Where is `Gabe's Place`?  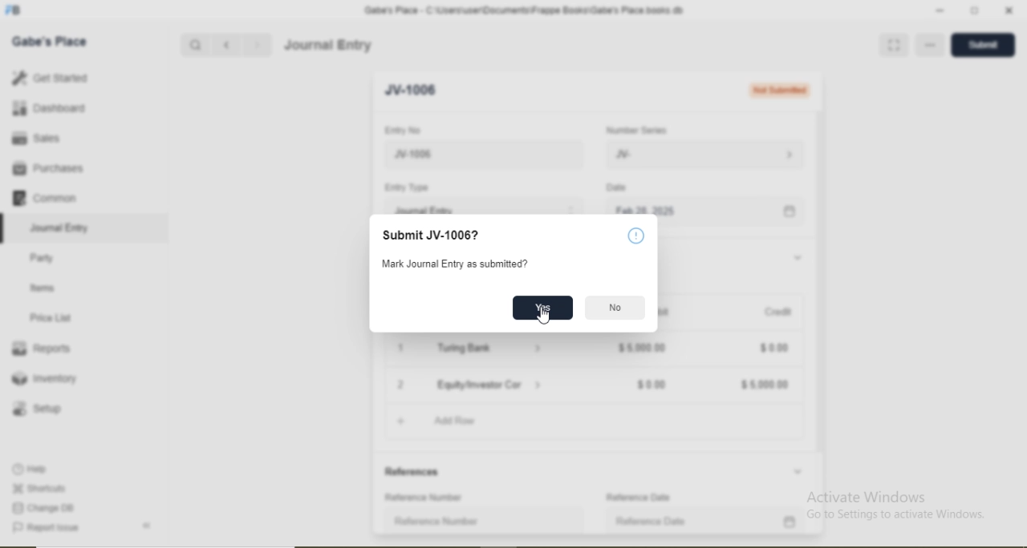
Gabe's Place is located at coordinates (50, 42).